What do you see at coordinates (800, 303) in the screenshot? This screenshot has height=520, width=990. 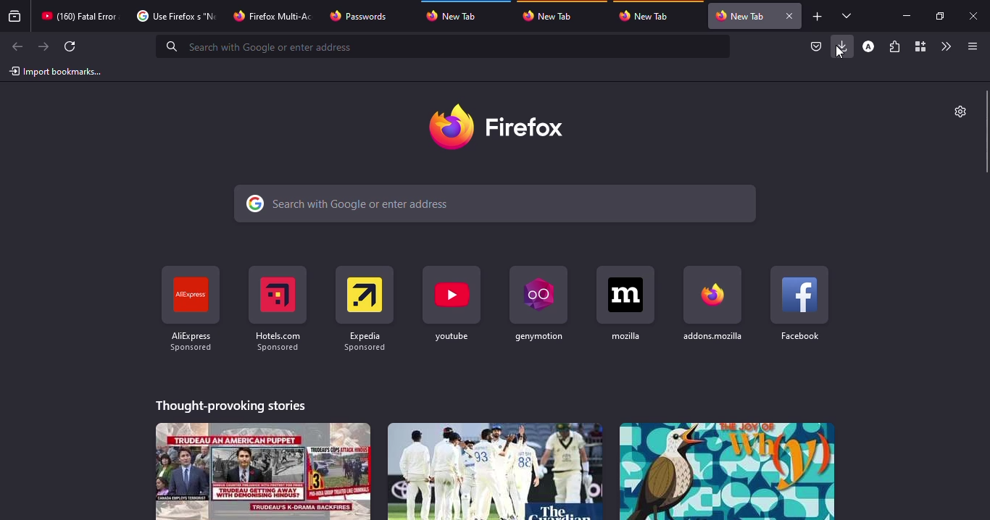 I see `shortcut` at bounding box center [800, 303].